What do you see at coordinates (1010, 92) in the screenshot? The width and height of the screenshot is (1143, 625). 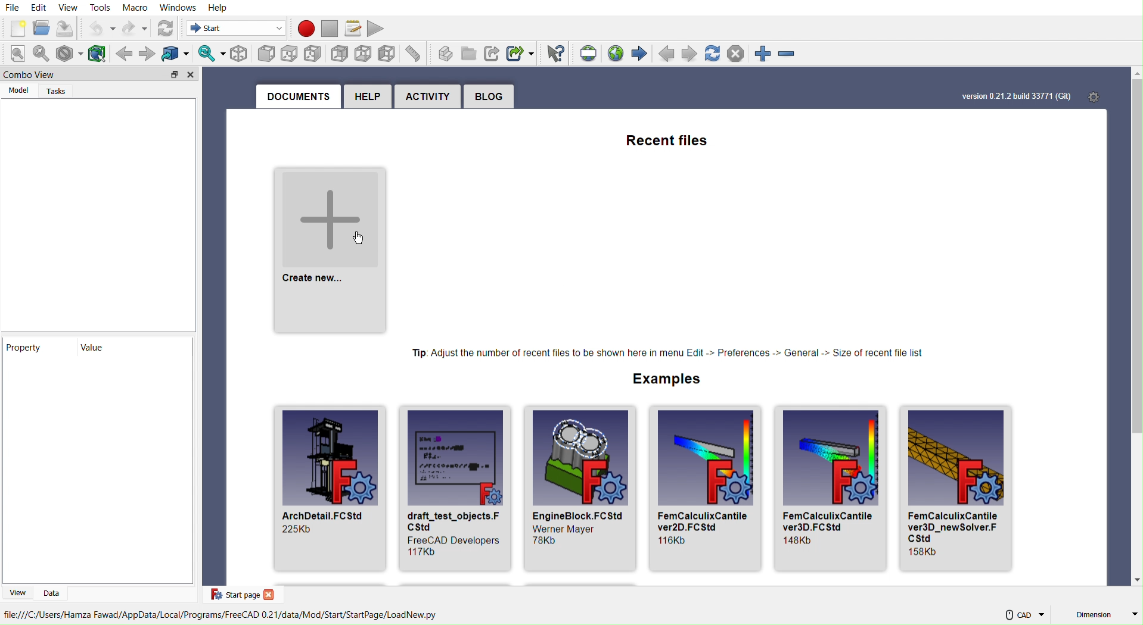 I see `version 0.21.2 build 33771 (Git)` at bounding box center [1010, 92].